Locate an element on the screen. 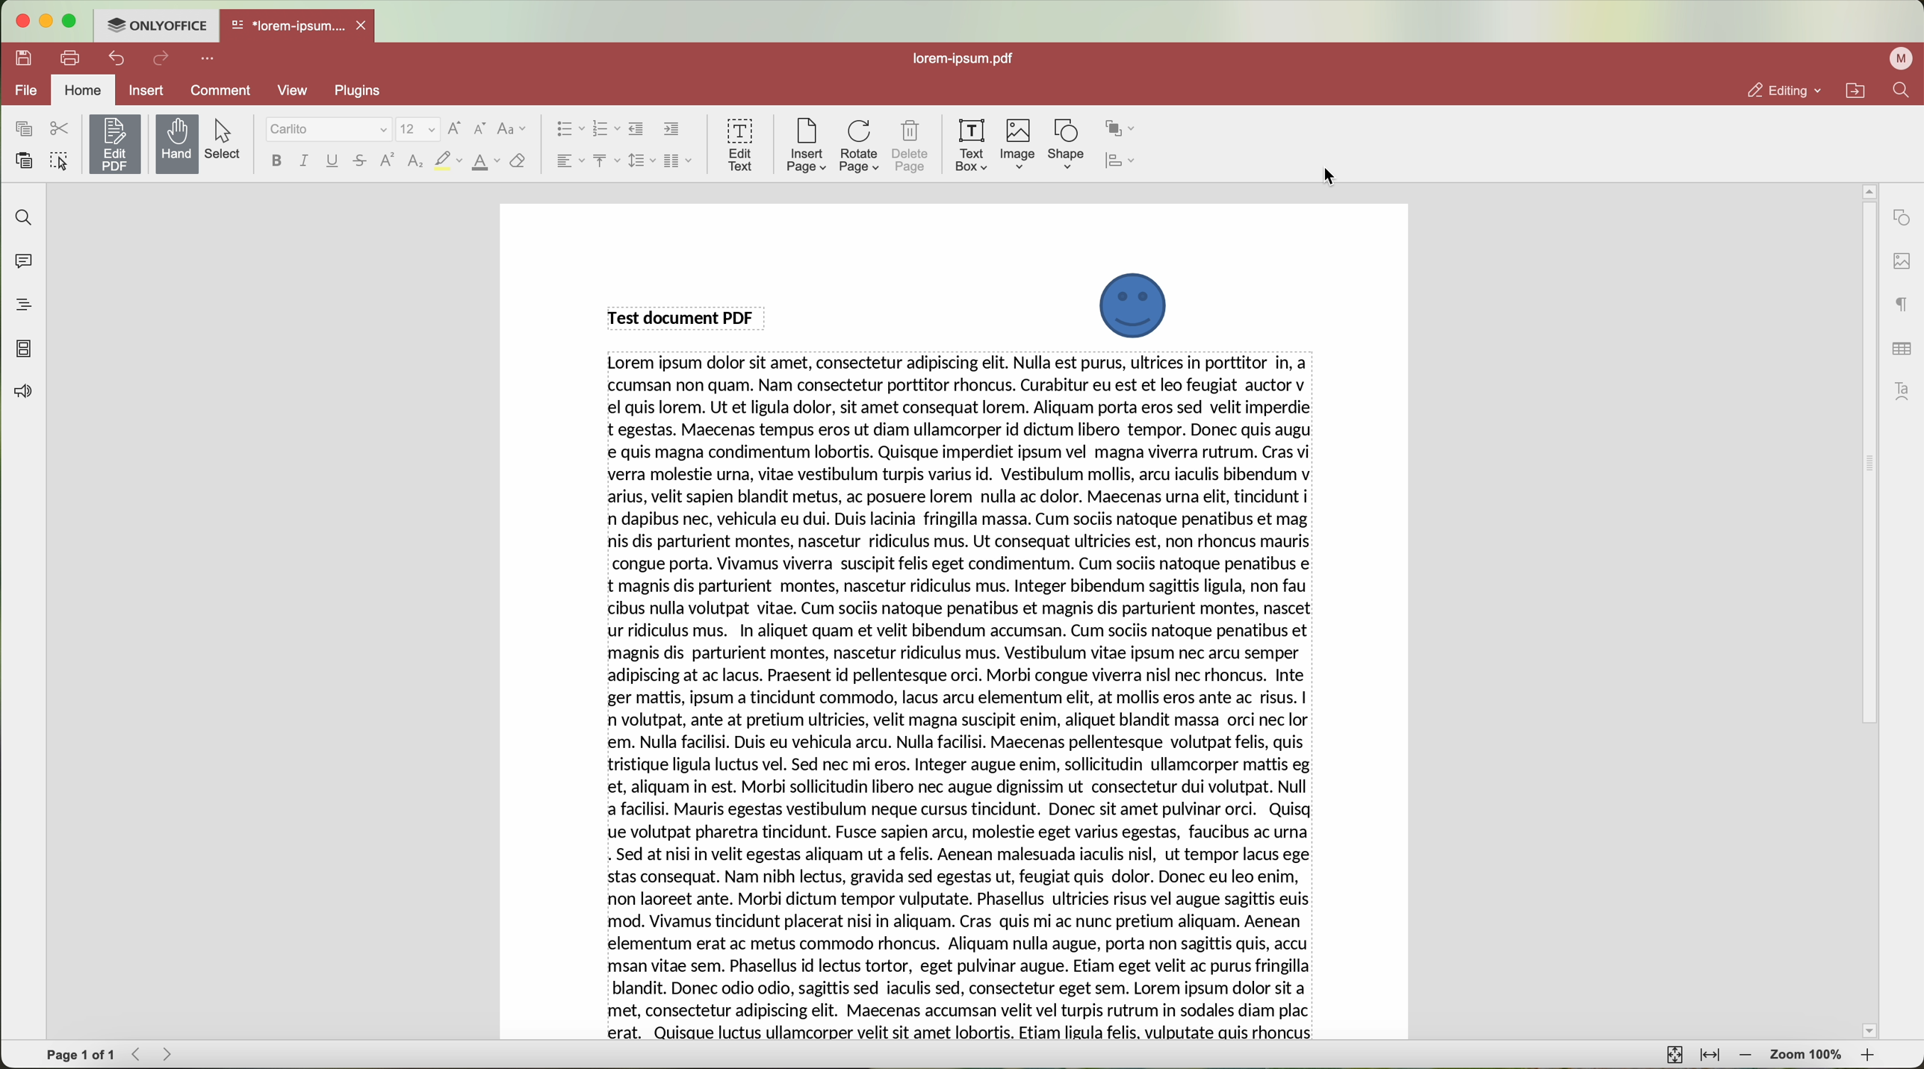 This screenshot has height=1069, width=1924. image is located at coordinates (1018, 145).